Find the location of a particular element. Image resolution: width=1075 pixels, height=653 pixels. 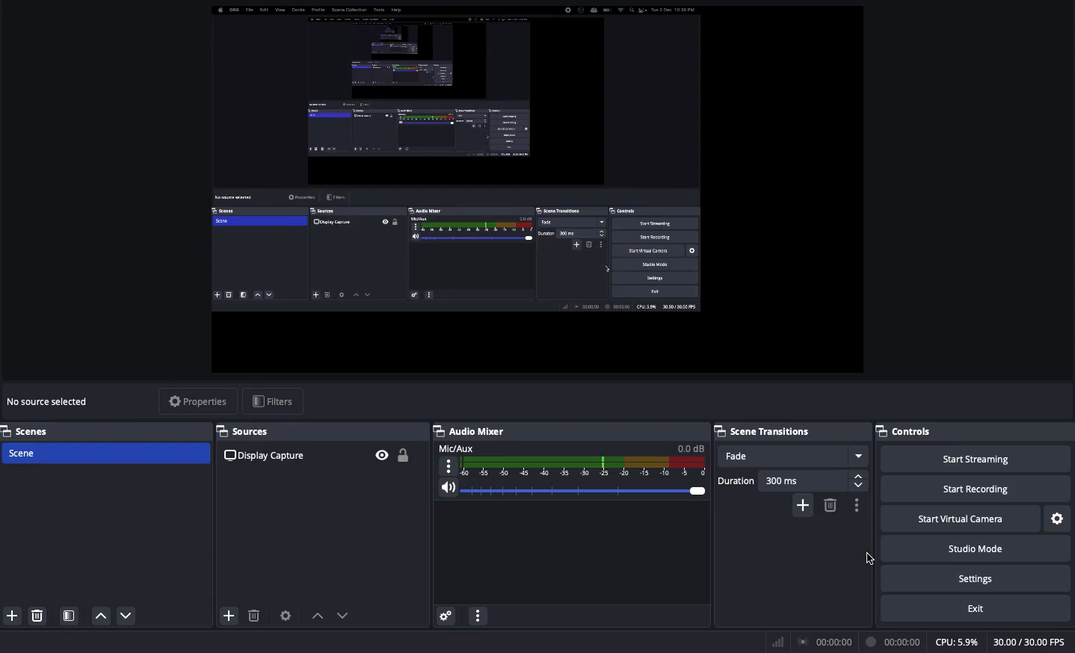

Add is located at coordinates (230, 615).